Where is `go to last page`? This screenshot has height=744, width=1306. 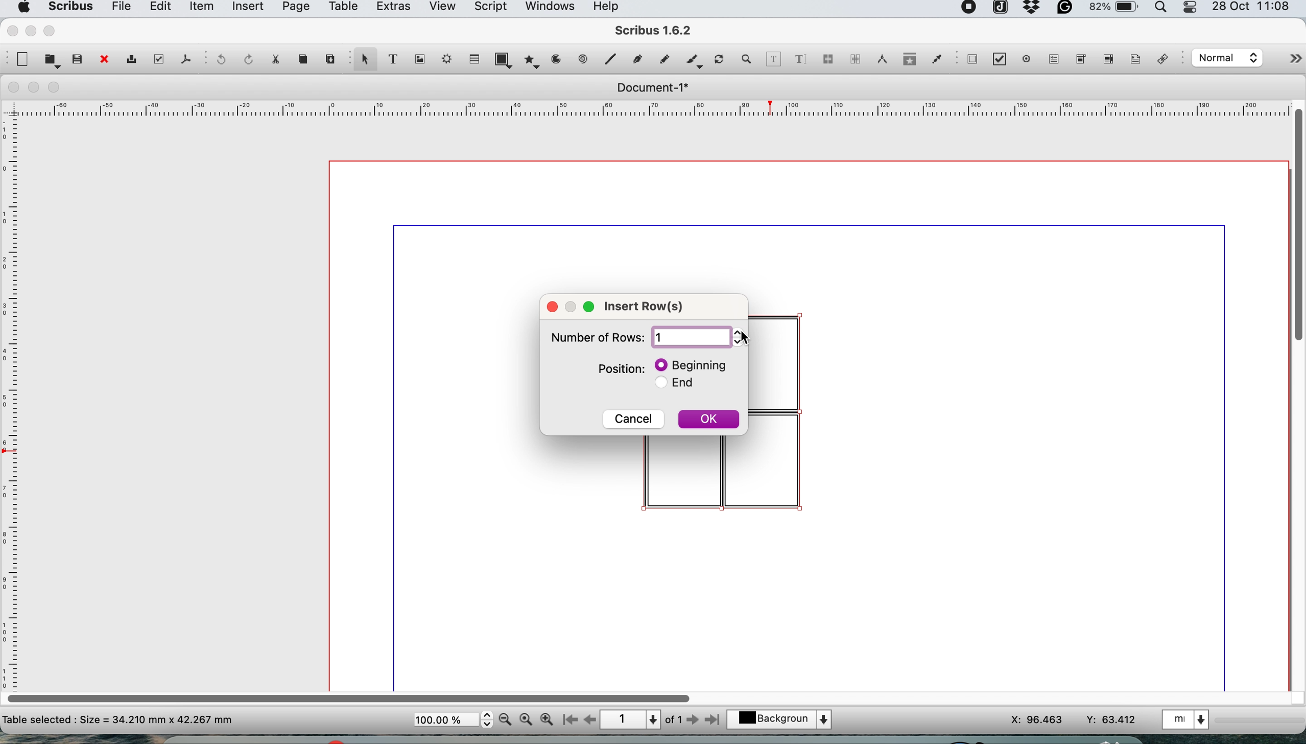 go to last page is located at coordinates (715, 718).